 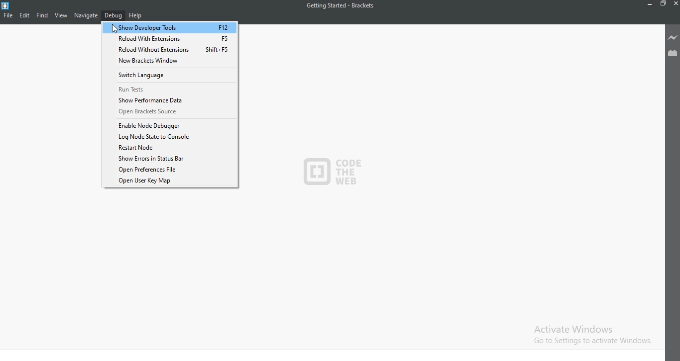 What do you see at coordinates (170, 148) in the screenshot?
I see `Restart node` at bounding box center [170, 148].